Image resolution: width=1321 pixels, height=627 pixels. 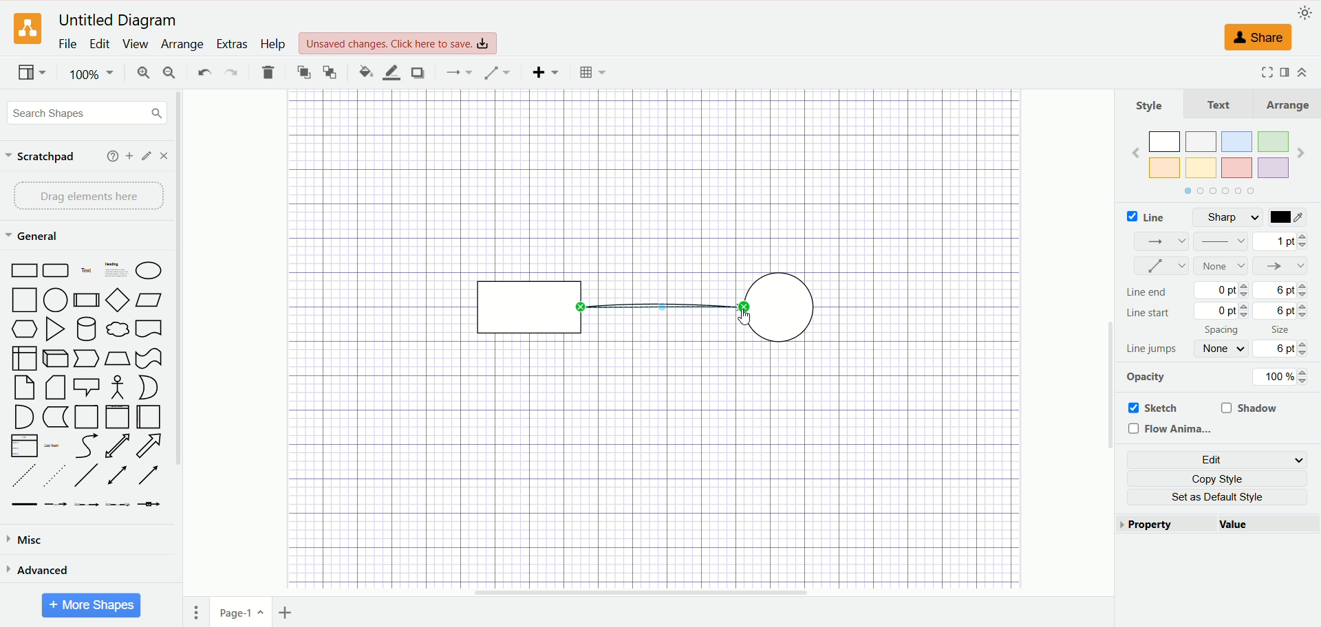 What do you see at coordinates (1177, 431) in the screenshot?
I see `flow animation` at bounding box center [1177, 431].